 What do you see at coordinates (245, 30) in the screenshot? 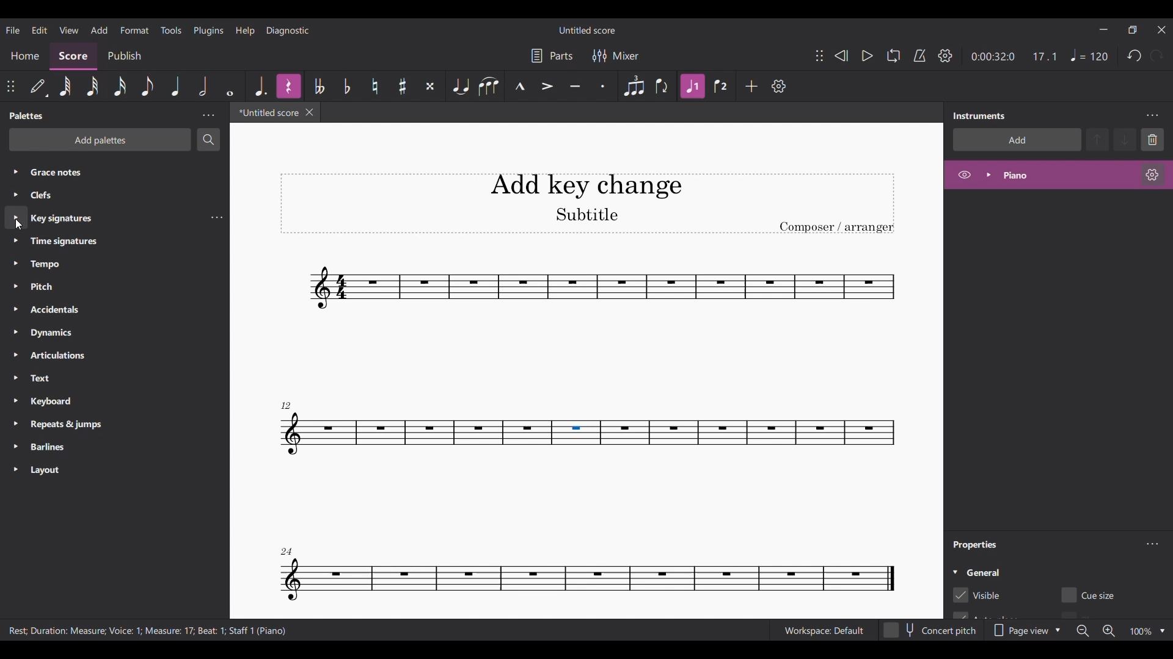
I see `Help menu` at bounding box center [245, 30].